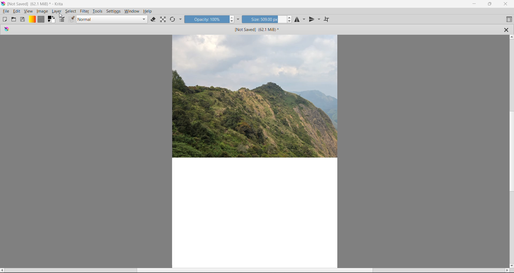 This screenshot has width=514, height=273. What do you see at coordinates (70, 11) in the screenshot?
I see `Select` at bounding box center [70, 11].